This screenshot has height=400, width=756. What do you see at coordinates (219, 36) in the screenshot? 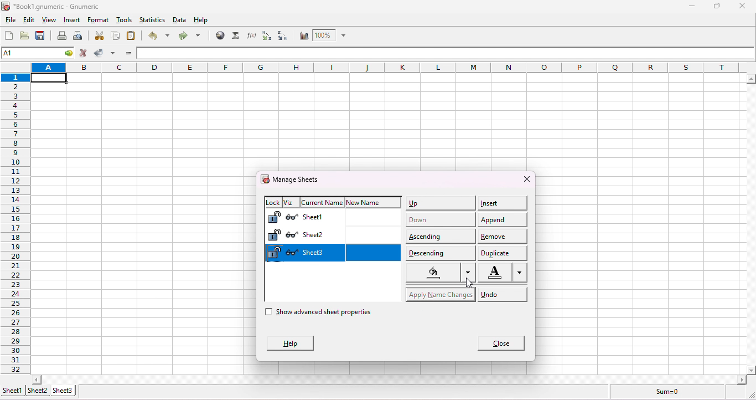
I see `hyperlink` at bounding box center [219, 36].